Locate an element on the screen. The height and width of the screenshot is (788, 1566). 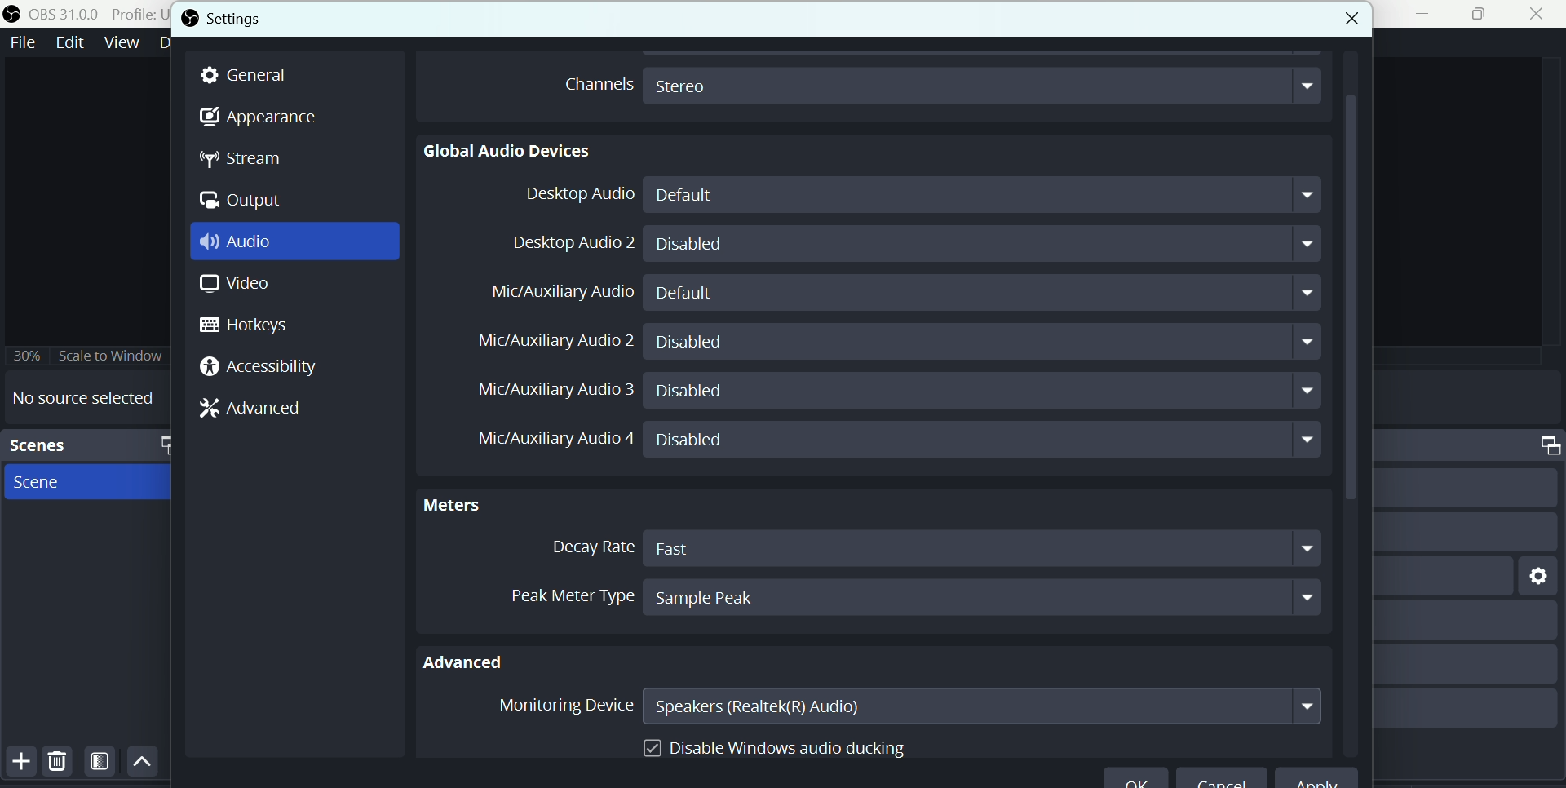
Scene is located at coordinates (46, 485).